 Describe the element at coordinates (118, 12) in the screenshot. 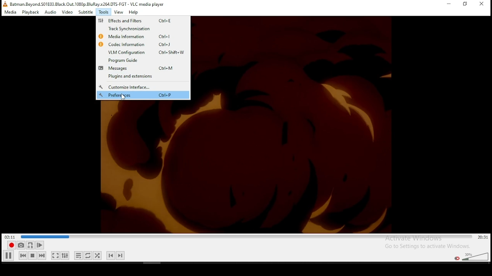

I see `view` at that location.